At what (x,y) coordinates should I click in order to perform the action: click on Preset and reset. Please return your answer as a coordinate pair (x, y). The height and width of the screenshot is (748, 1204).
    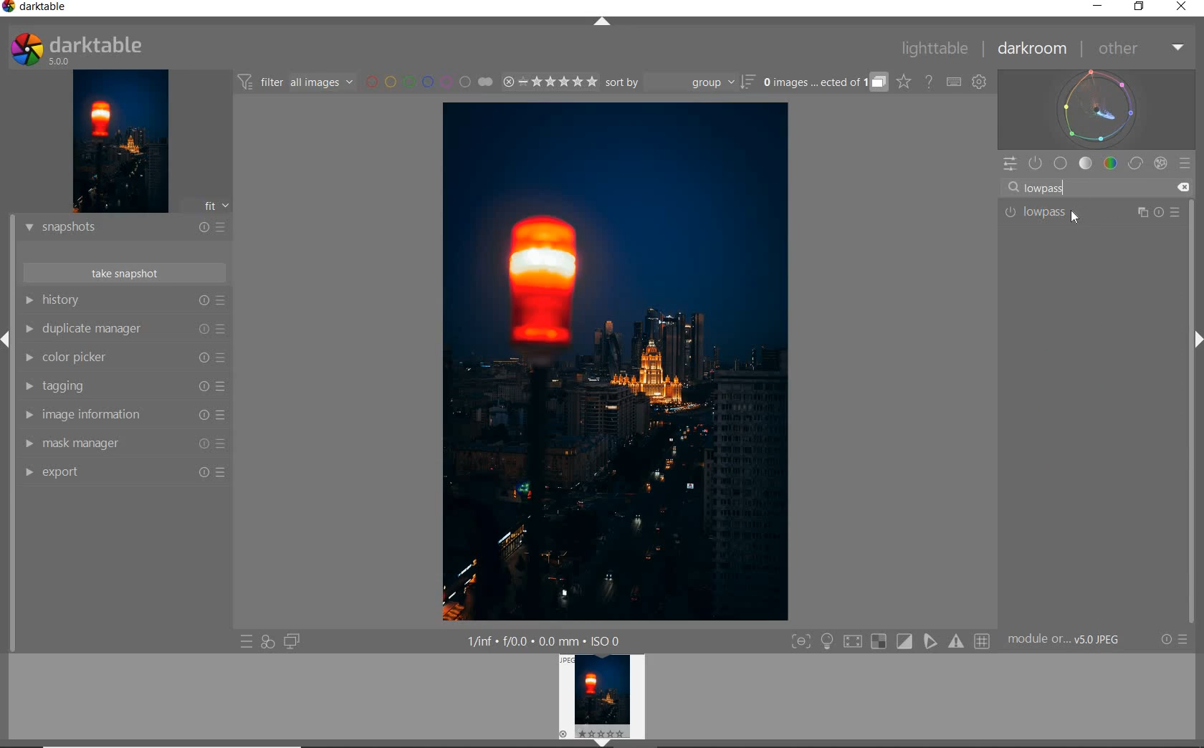
    Looking at the image, I should click on (1143, 214).